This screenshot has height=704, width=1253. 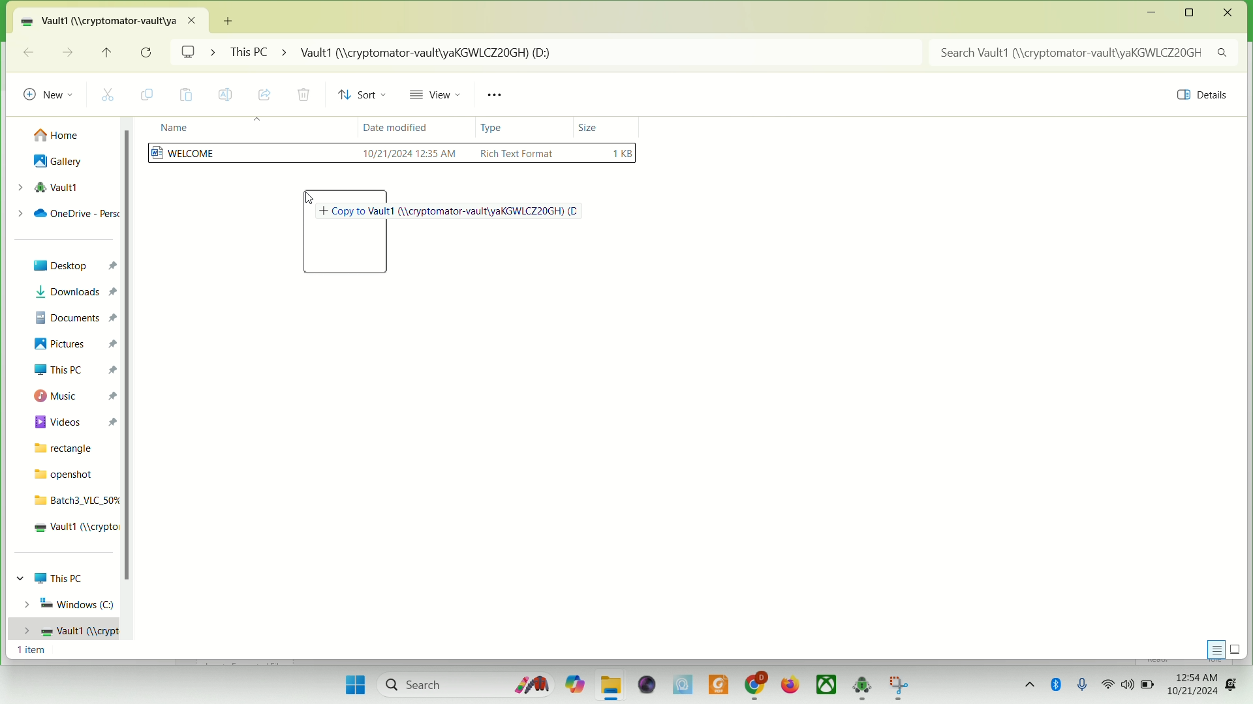 I want to click on MSI center Pro, so click(x=682, y=684).